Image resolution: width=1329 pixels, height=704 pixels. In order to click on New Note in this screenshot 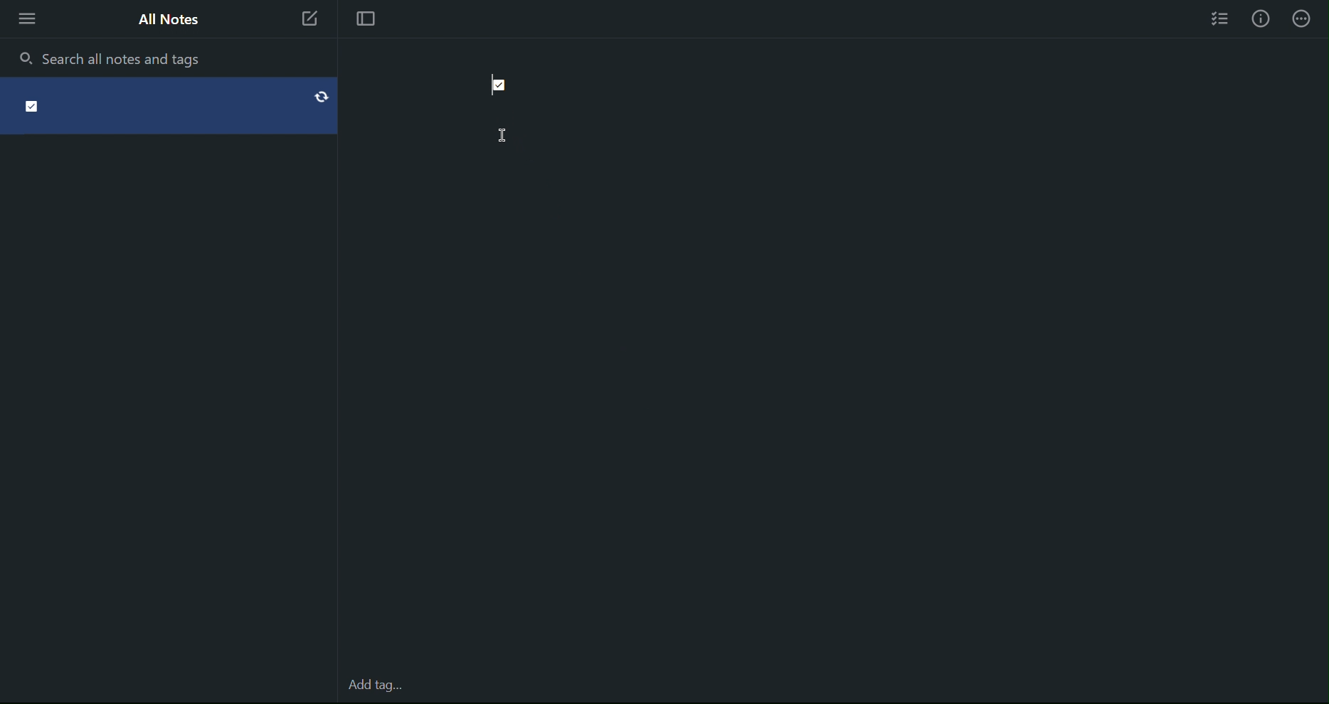, I will do `click(311, 18)`.